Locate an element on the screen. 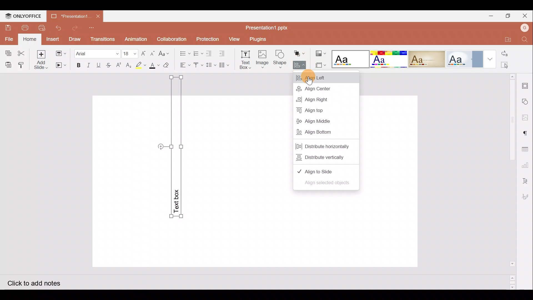 Image resolution: width=533 pixels, height=300 pixels. Rotated Text Box is located at coordinates (174, 149).